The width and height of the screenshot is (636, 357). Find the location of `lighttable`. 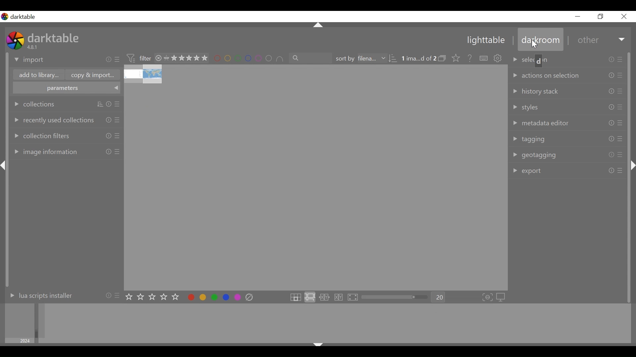

lighttable is located at coordinates (486, 41).